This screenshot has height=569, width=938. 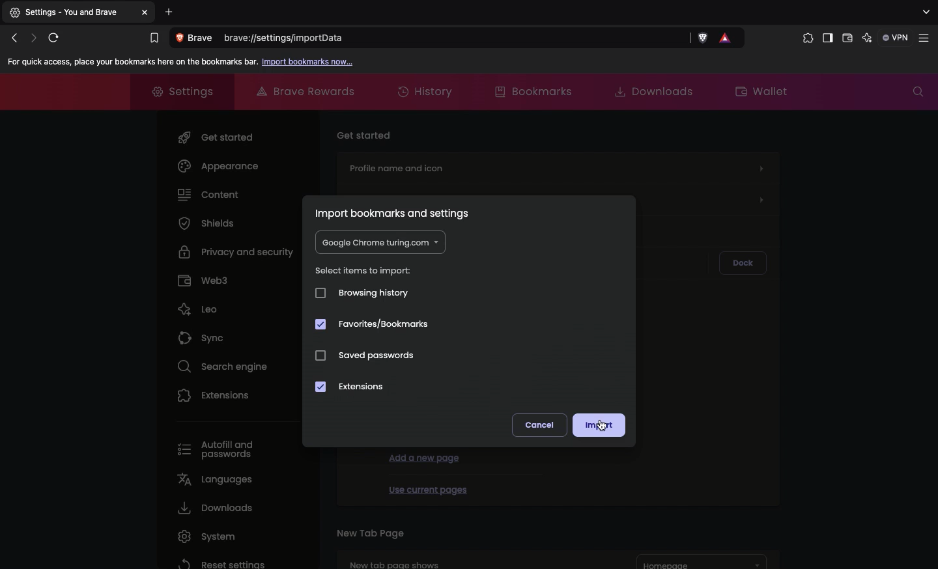 What do you see at coordinates (702, 562) in the screenshot?
I see `Homepage` at bounding box center [702, 562].